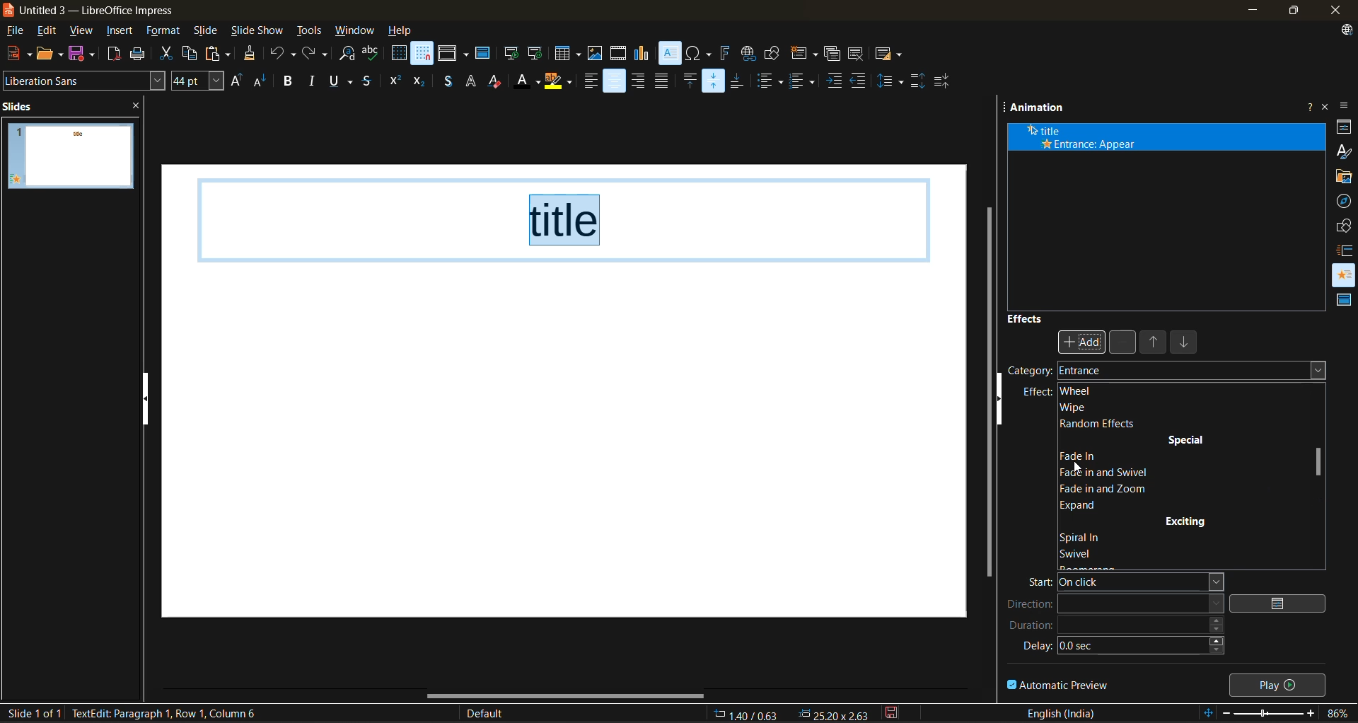  What do you see at coordinates (1089, 138) in the screenshot?
I see `animation details` at bounding box center [1089, 138].